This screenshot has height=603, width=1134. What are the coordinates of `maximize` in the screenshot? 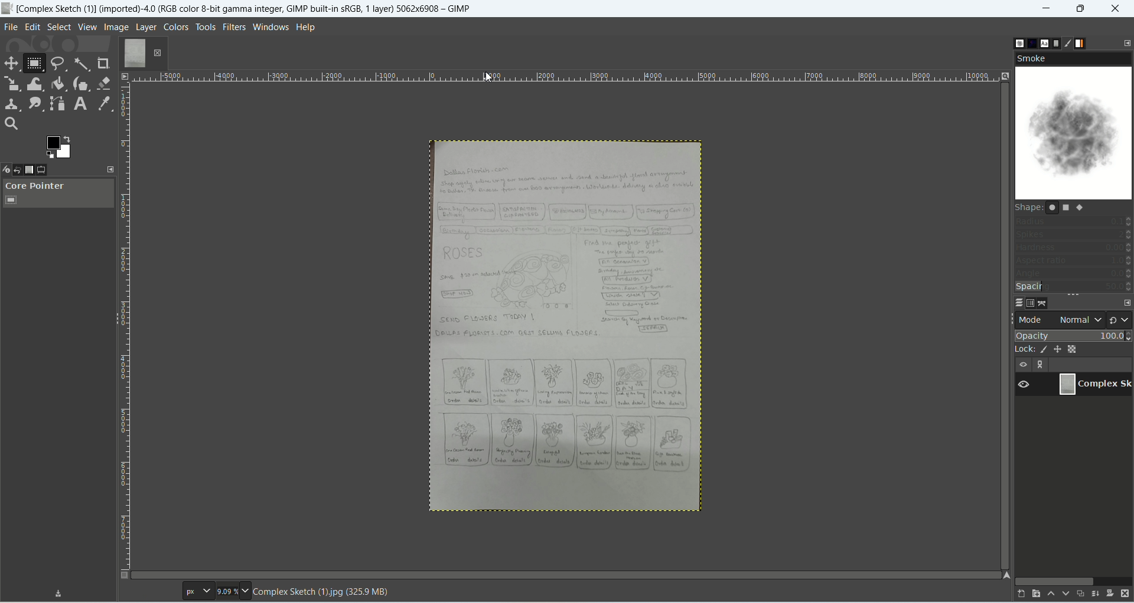 It's located at (1080, 8).